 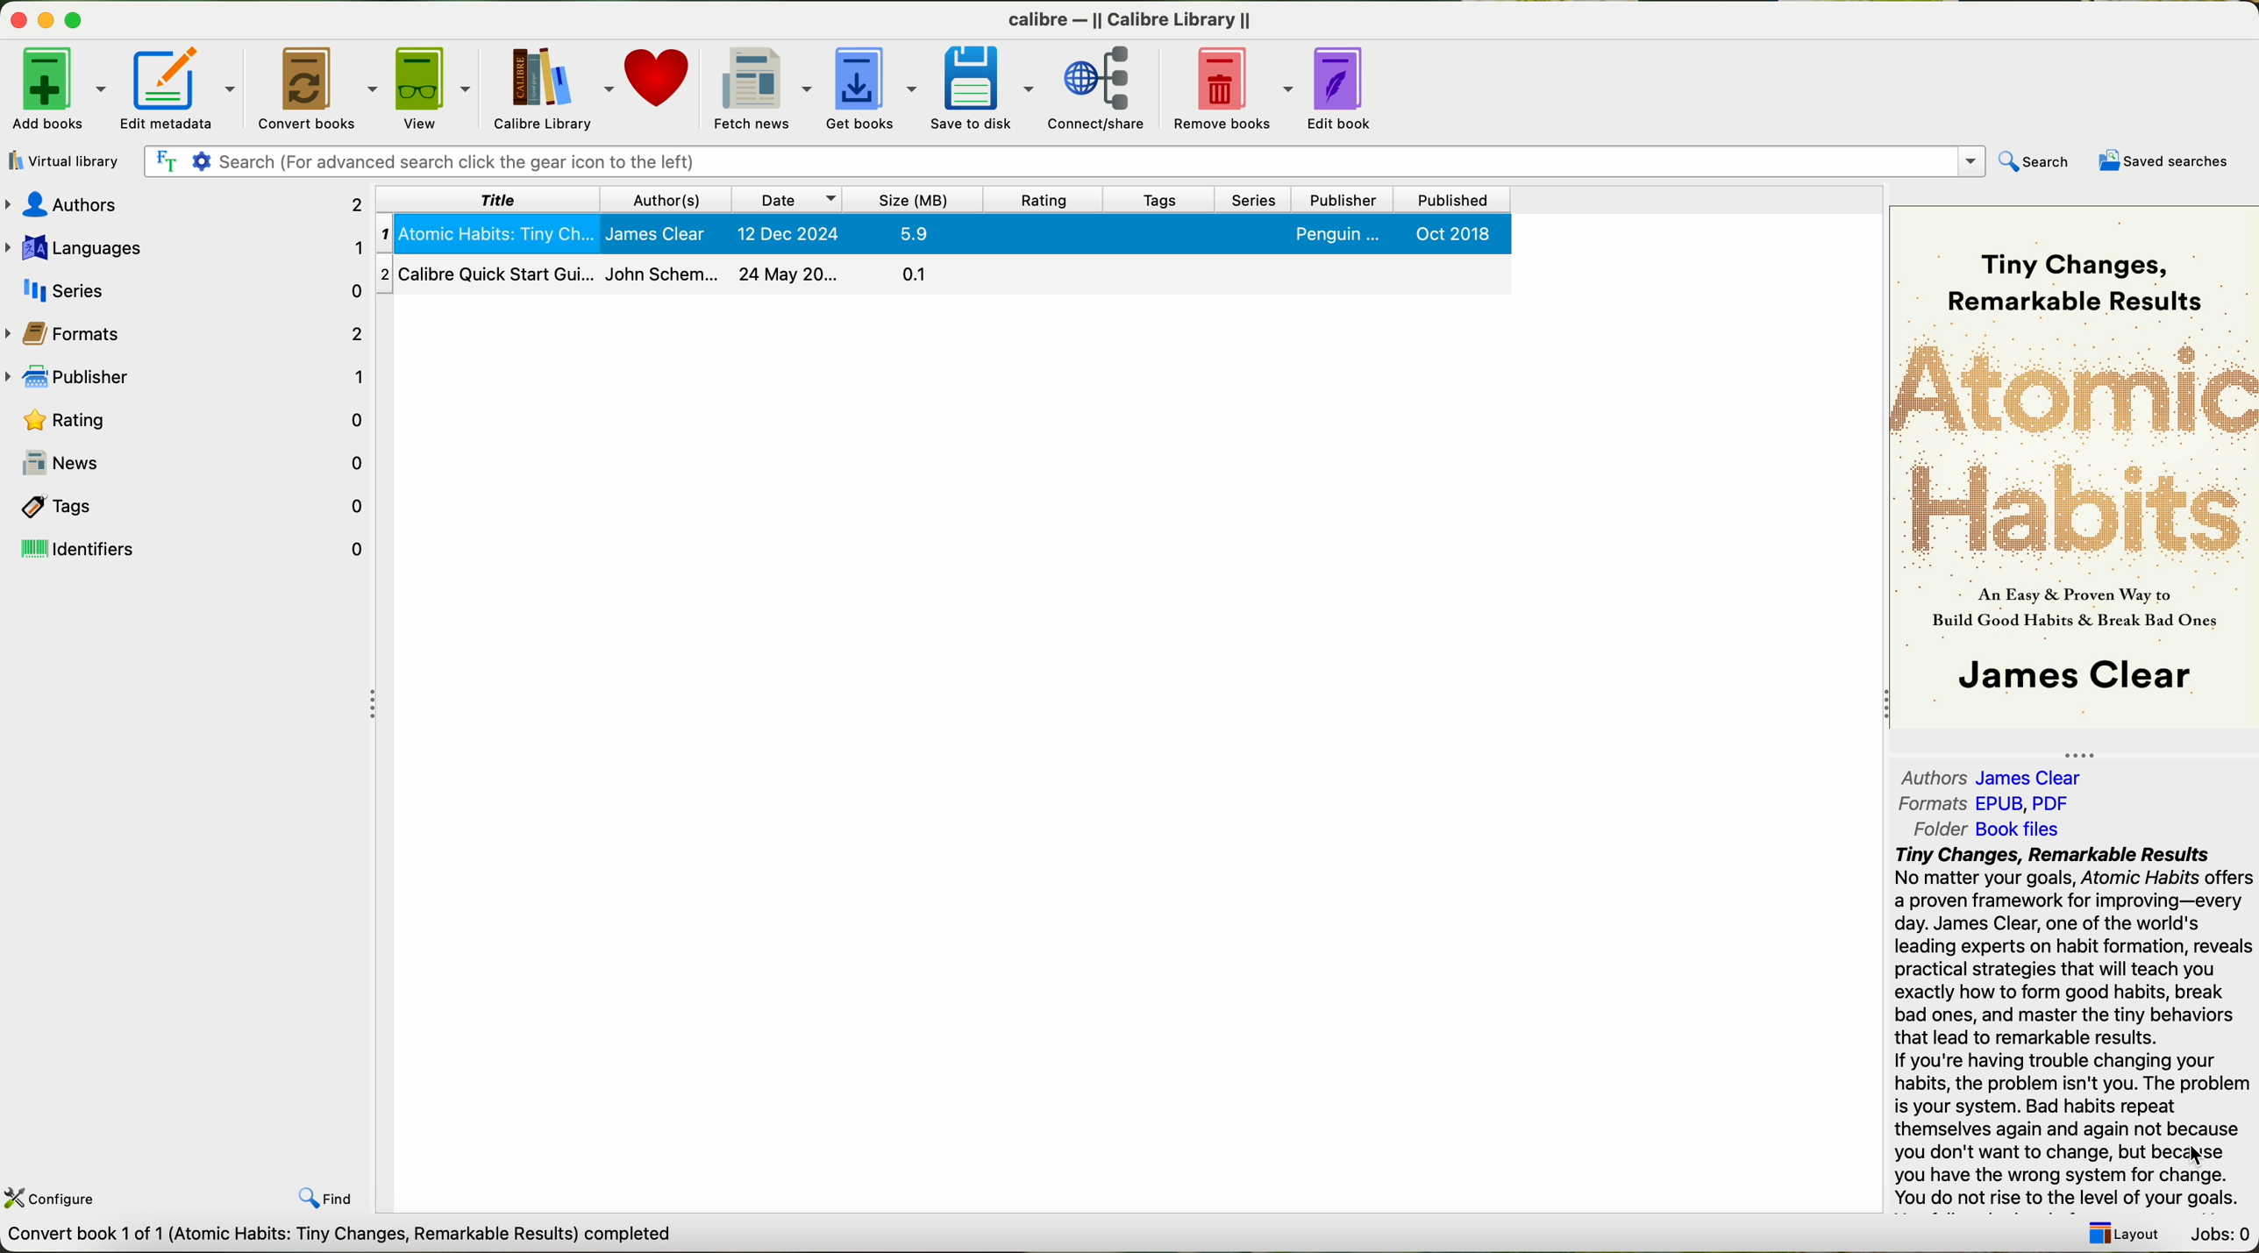 What do you see at coordinates (2123, 1234) in the screenshot?
I see `layout` at bounding box center [2123, 1234].